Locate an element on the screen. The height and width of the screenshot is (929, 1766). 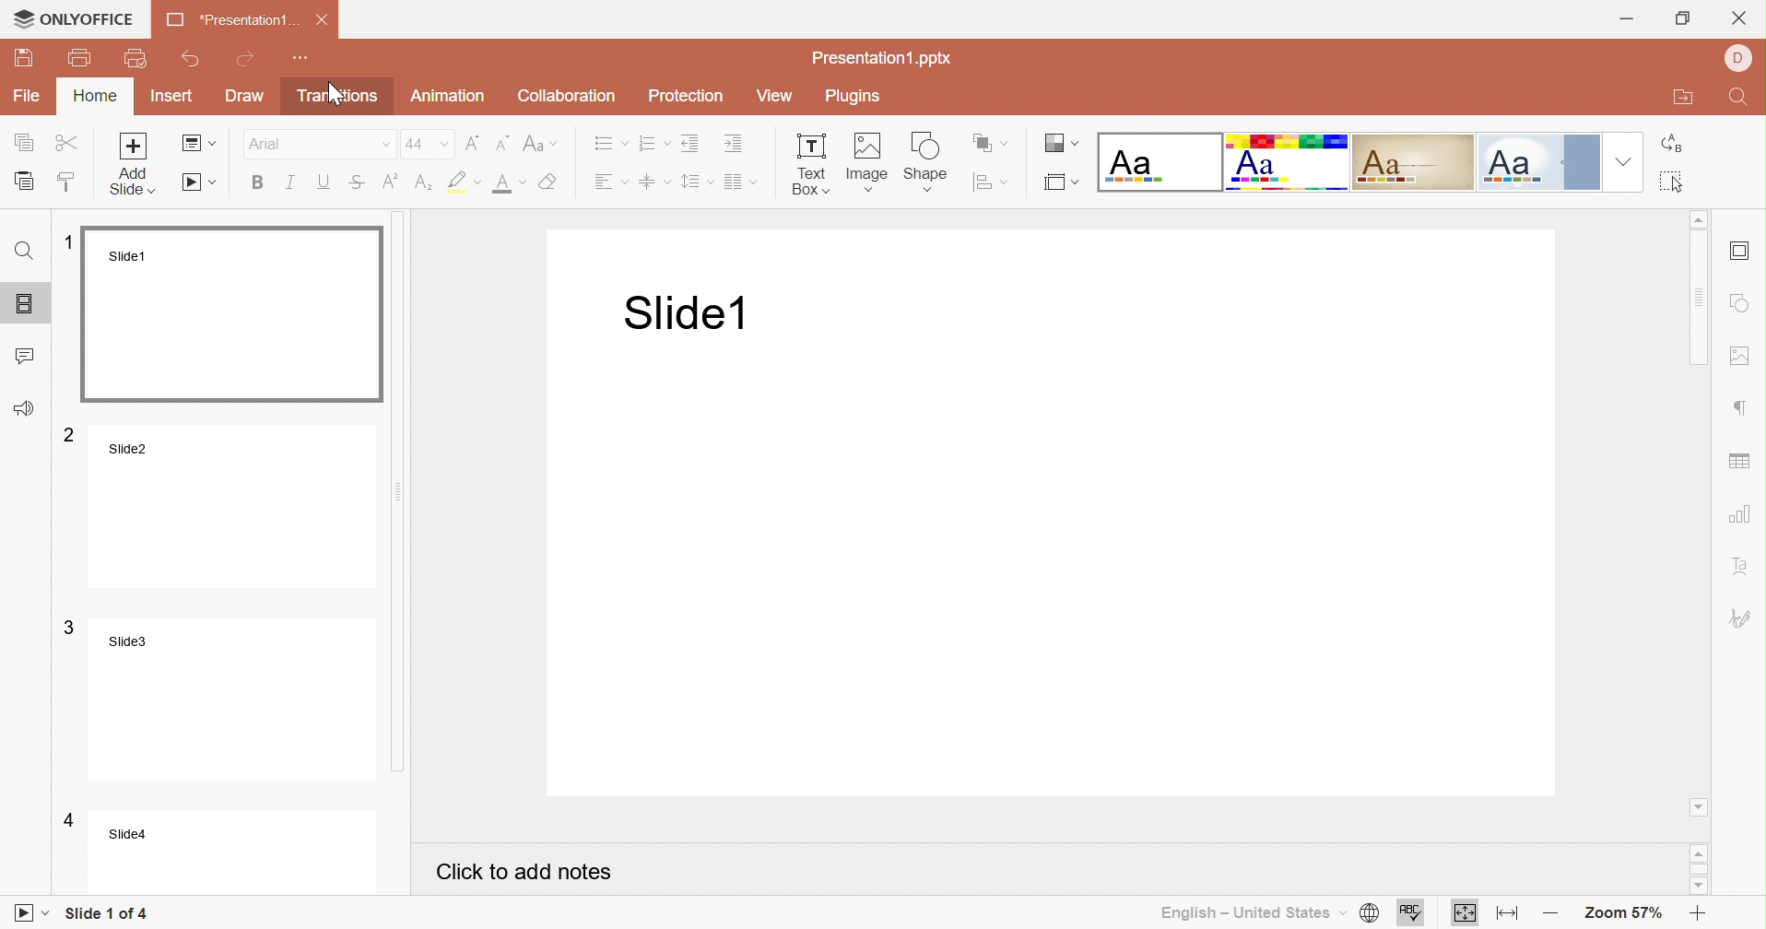
Click to add notes is located at coordinates (524, 872).